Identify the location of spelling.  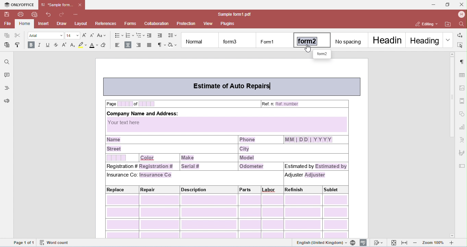
(364, 242).